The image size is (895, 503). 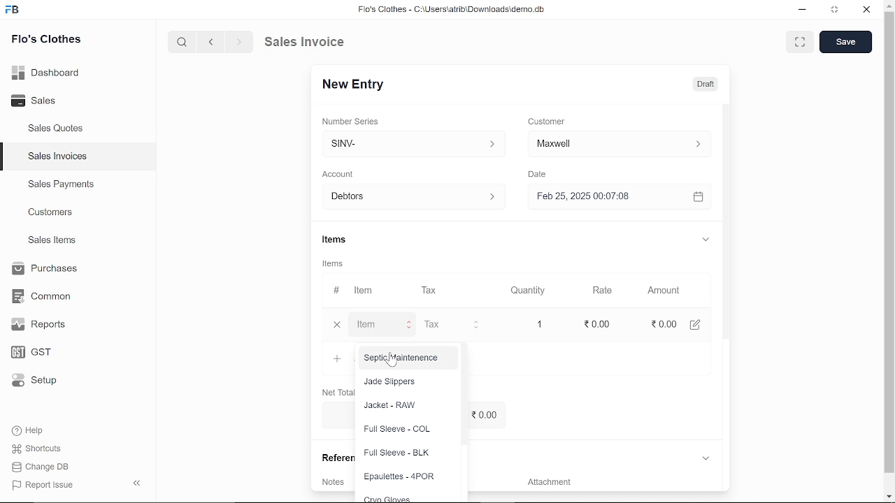 I want to click on Sales, so click(x=40, y=99).